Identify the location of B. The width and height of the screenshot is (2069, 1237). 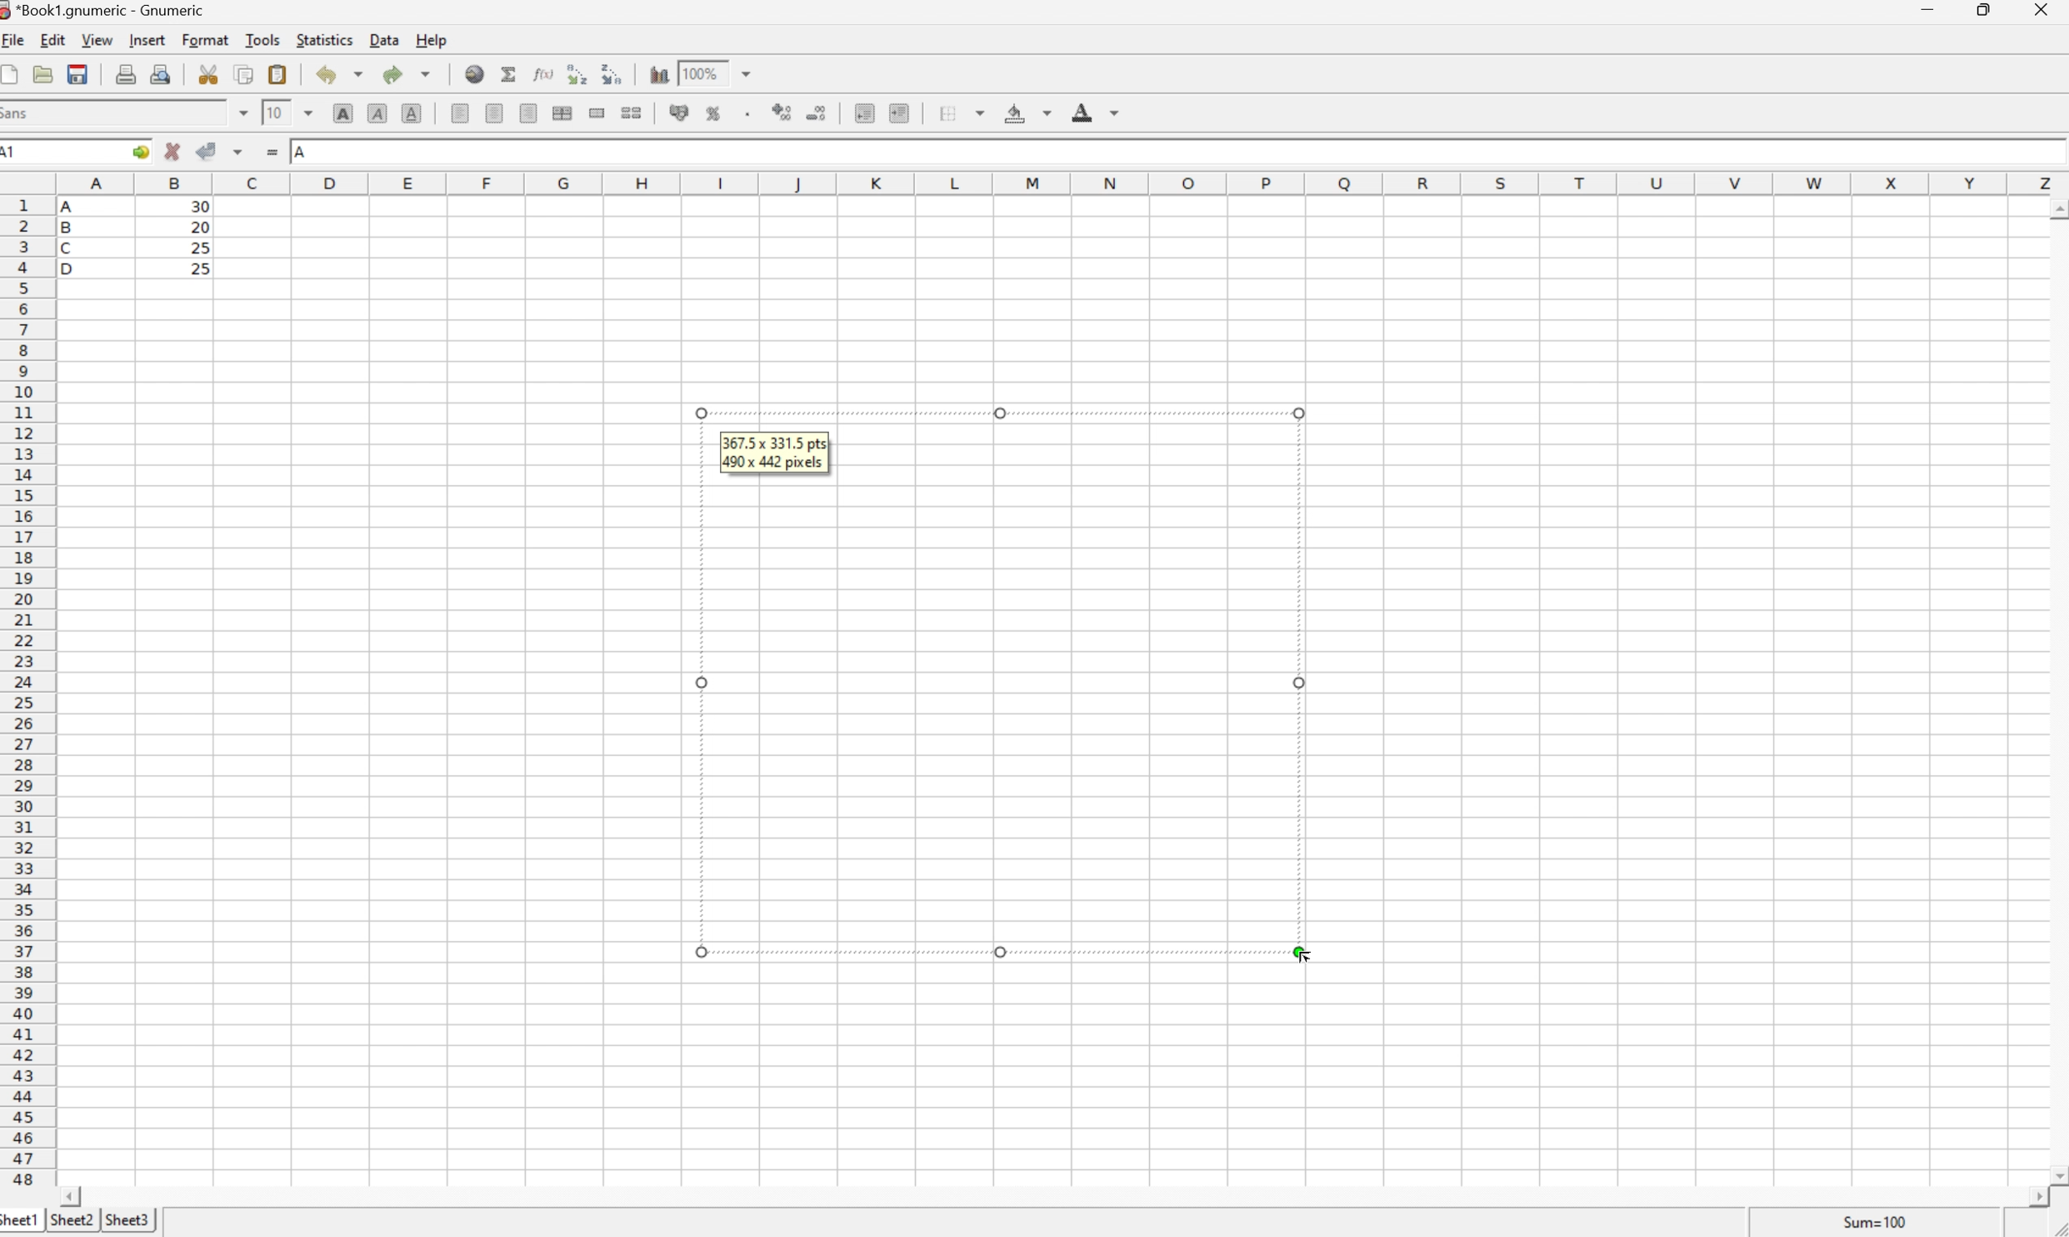
(72, 230).